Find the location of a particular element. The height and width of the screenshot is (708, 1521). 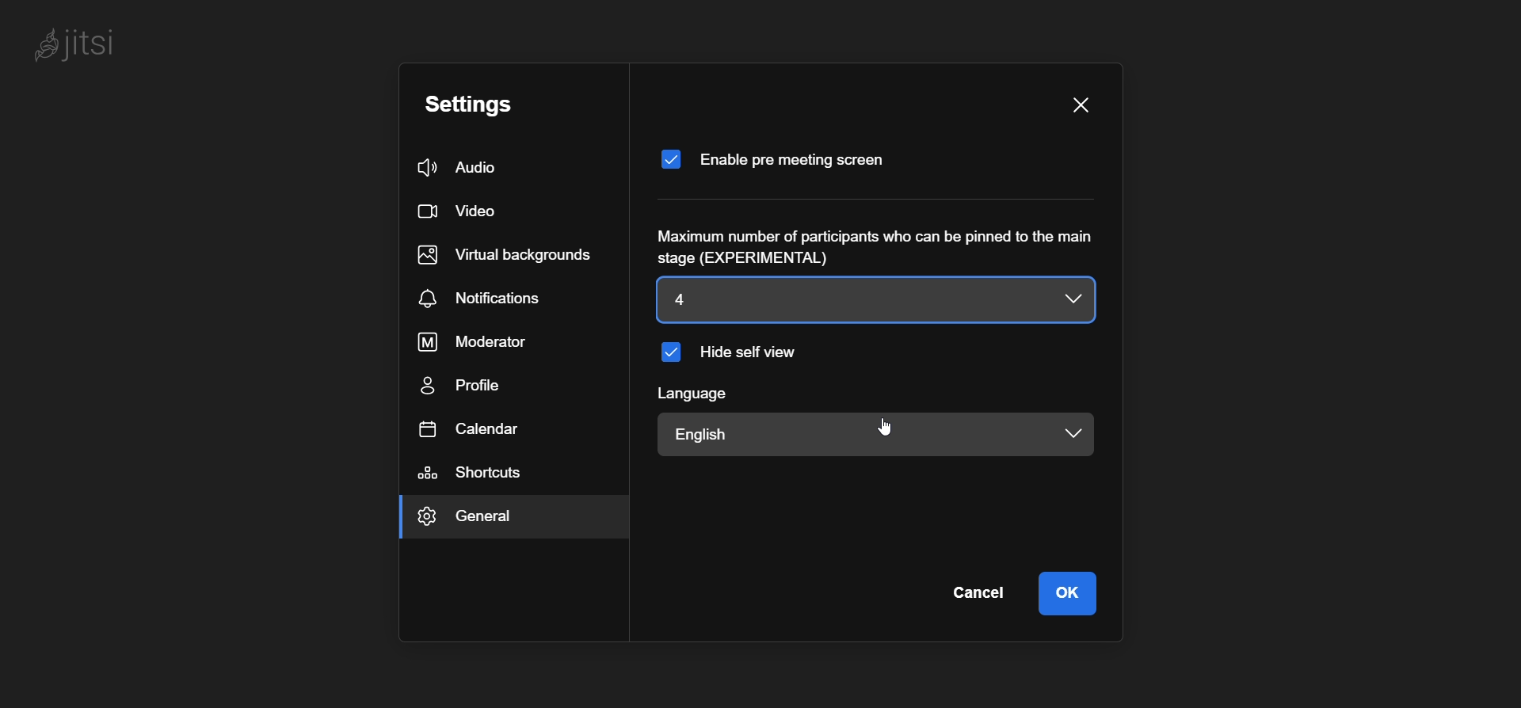

ok is located at coordinates (1073, 592).